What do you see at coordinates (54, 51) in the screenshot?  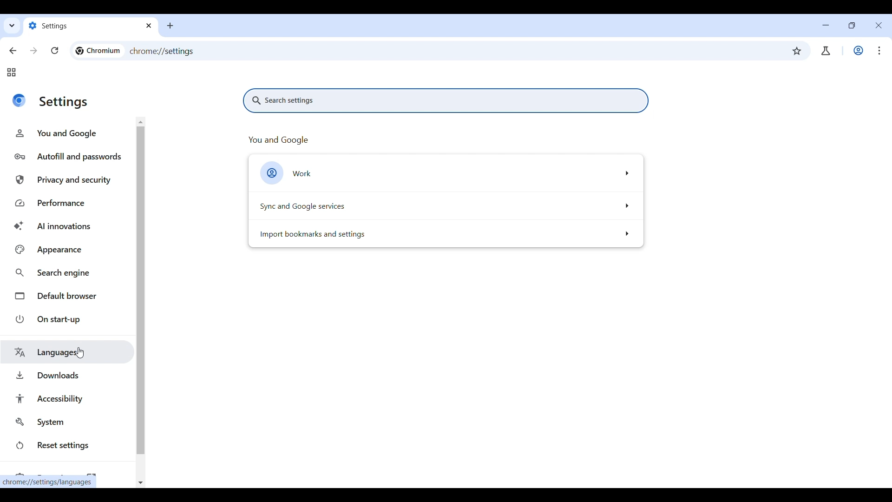 I see `Reload page` at bounding box center [54, 51].